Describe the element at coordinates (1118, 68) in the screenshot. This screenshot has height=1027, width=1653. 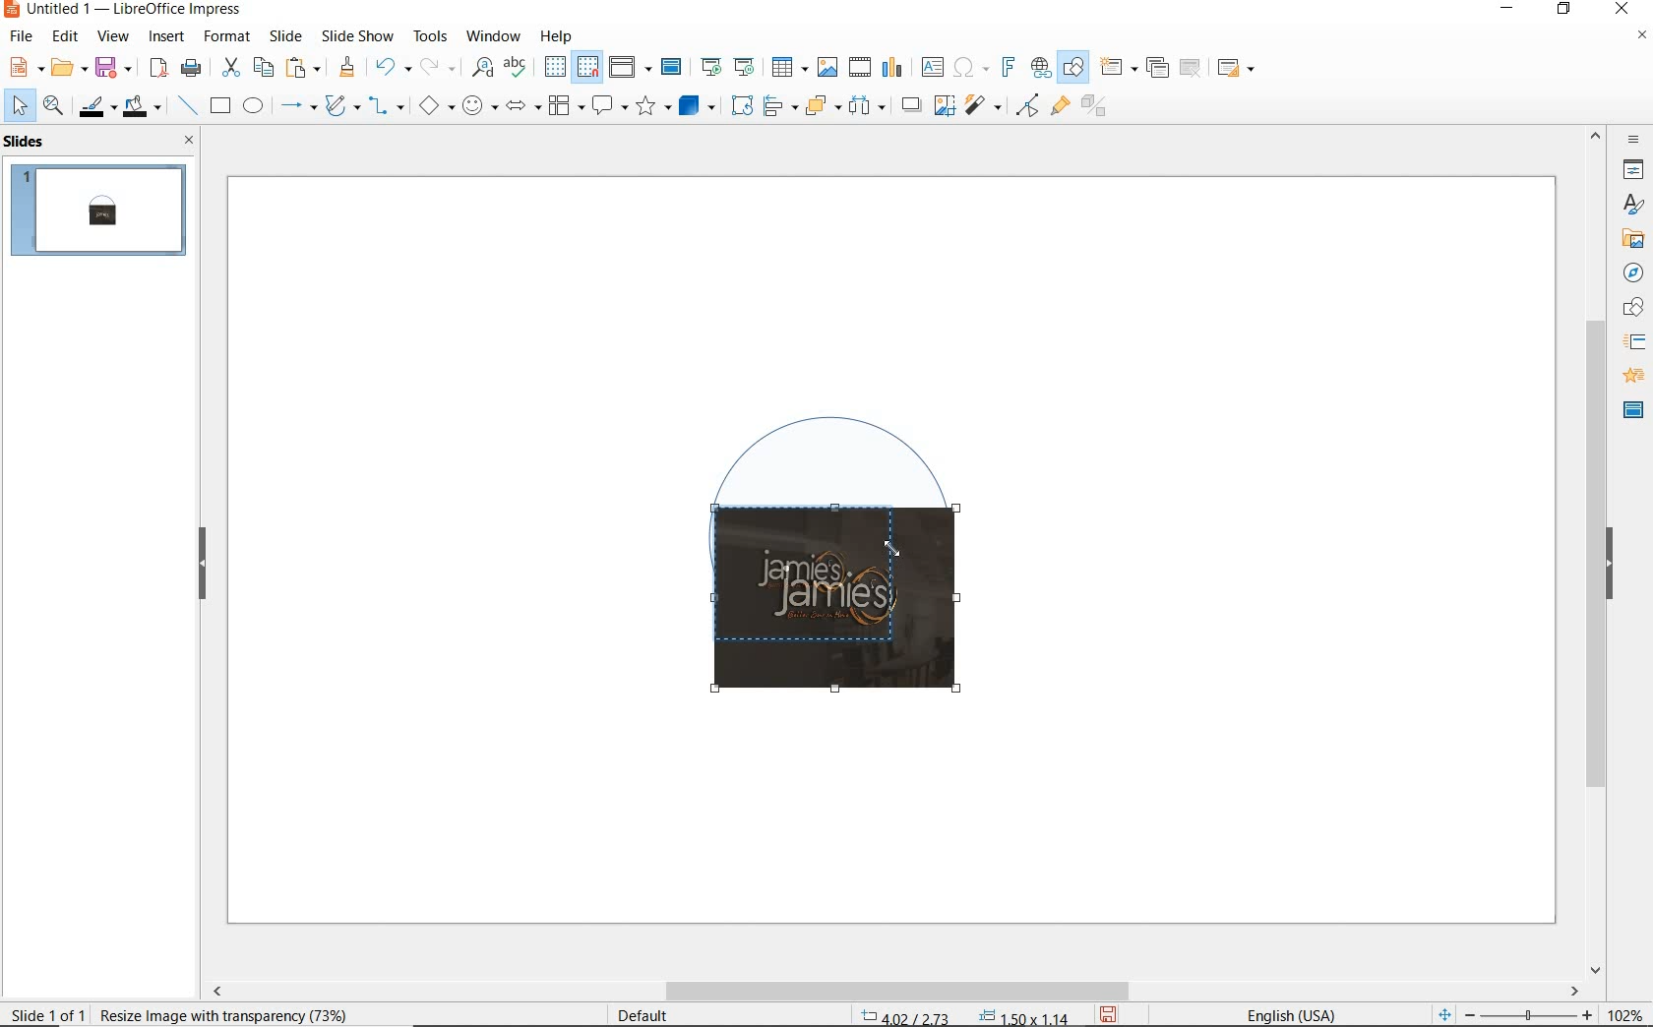
I see `new slide` at that location.